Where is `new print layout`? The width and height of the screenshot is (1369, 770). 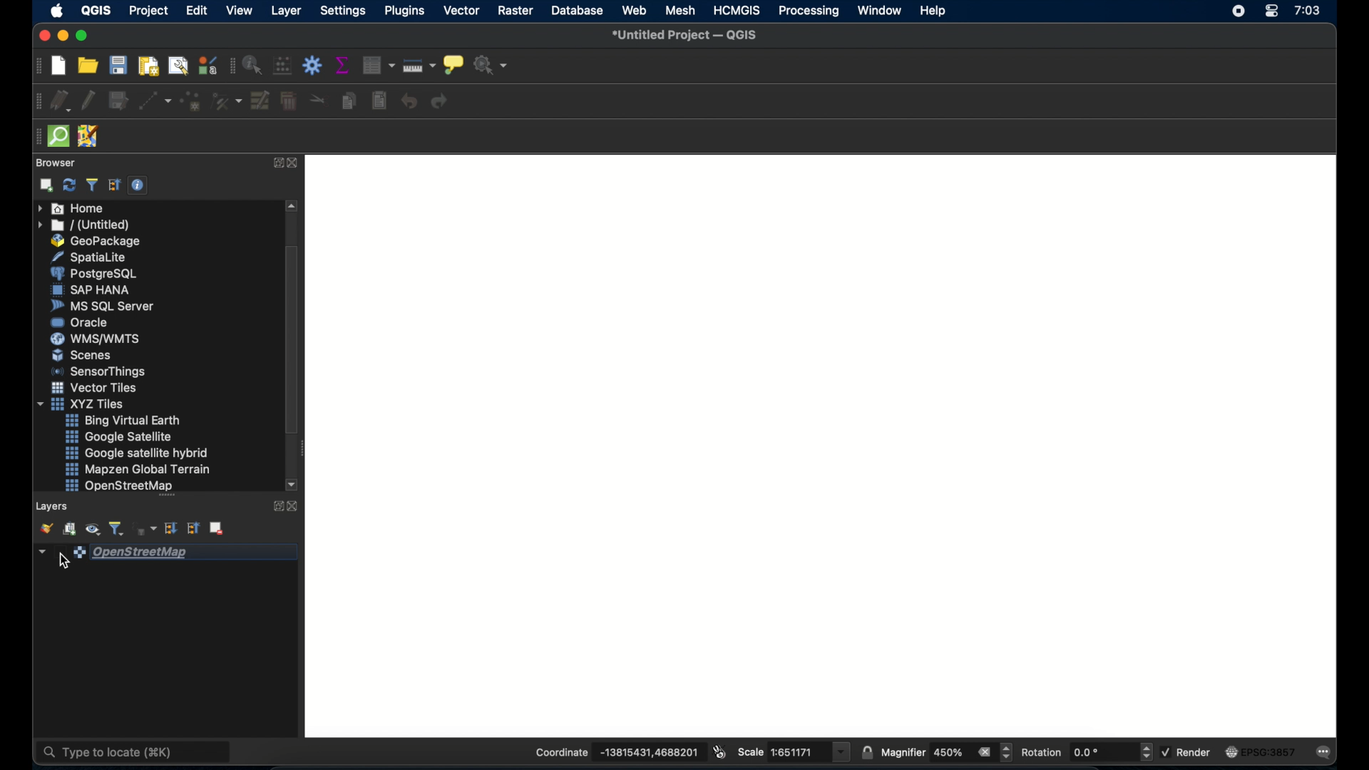 new print layout is located at coordinates (148, 67).